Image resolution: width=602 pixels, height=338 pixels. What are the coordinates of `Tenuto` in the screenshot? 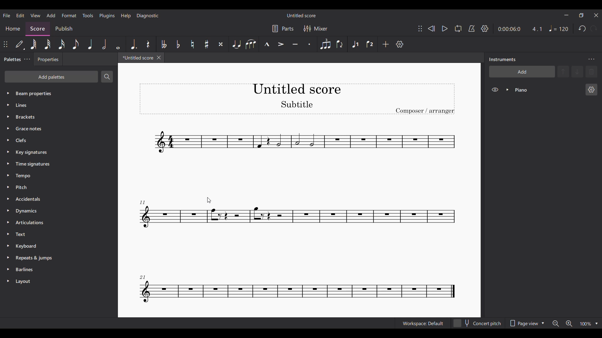 It's located at (295, 44).